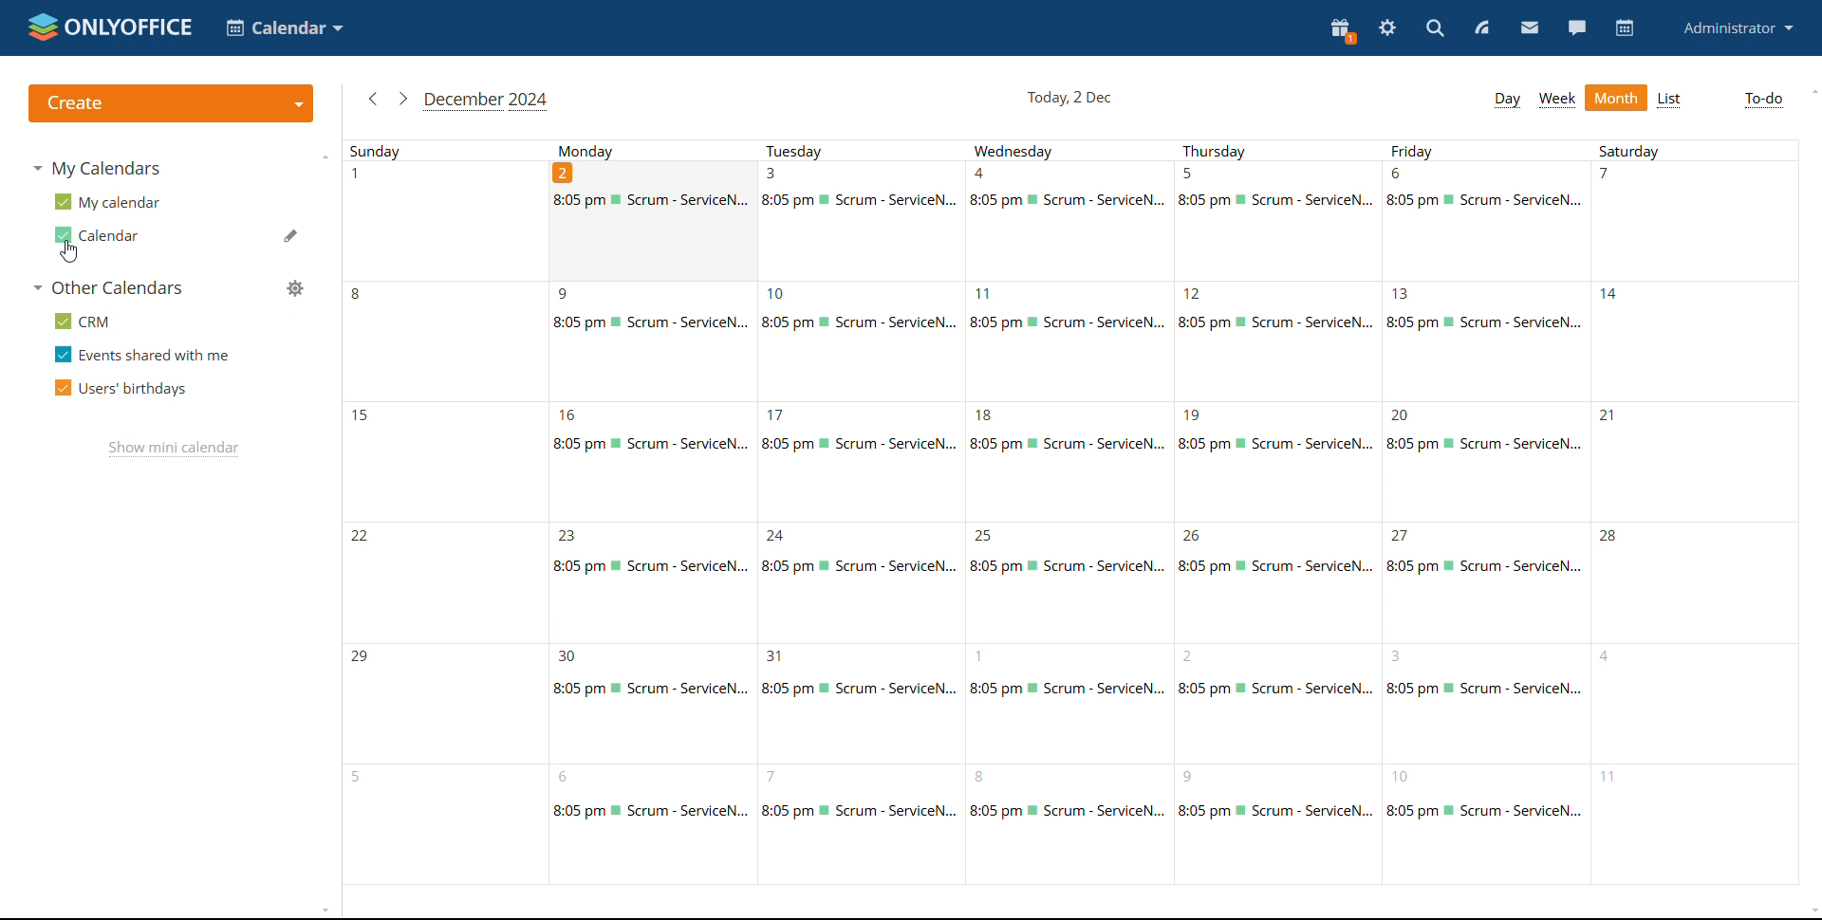 The height and width of the screenshot is (920, 1822). What do you see at coordinates (487, 101) in the screenshot?
I see `current month` at bounding box center [487, 101].